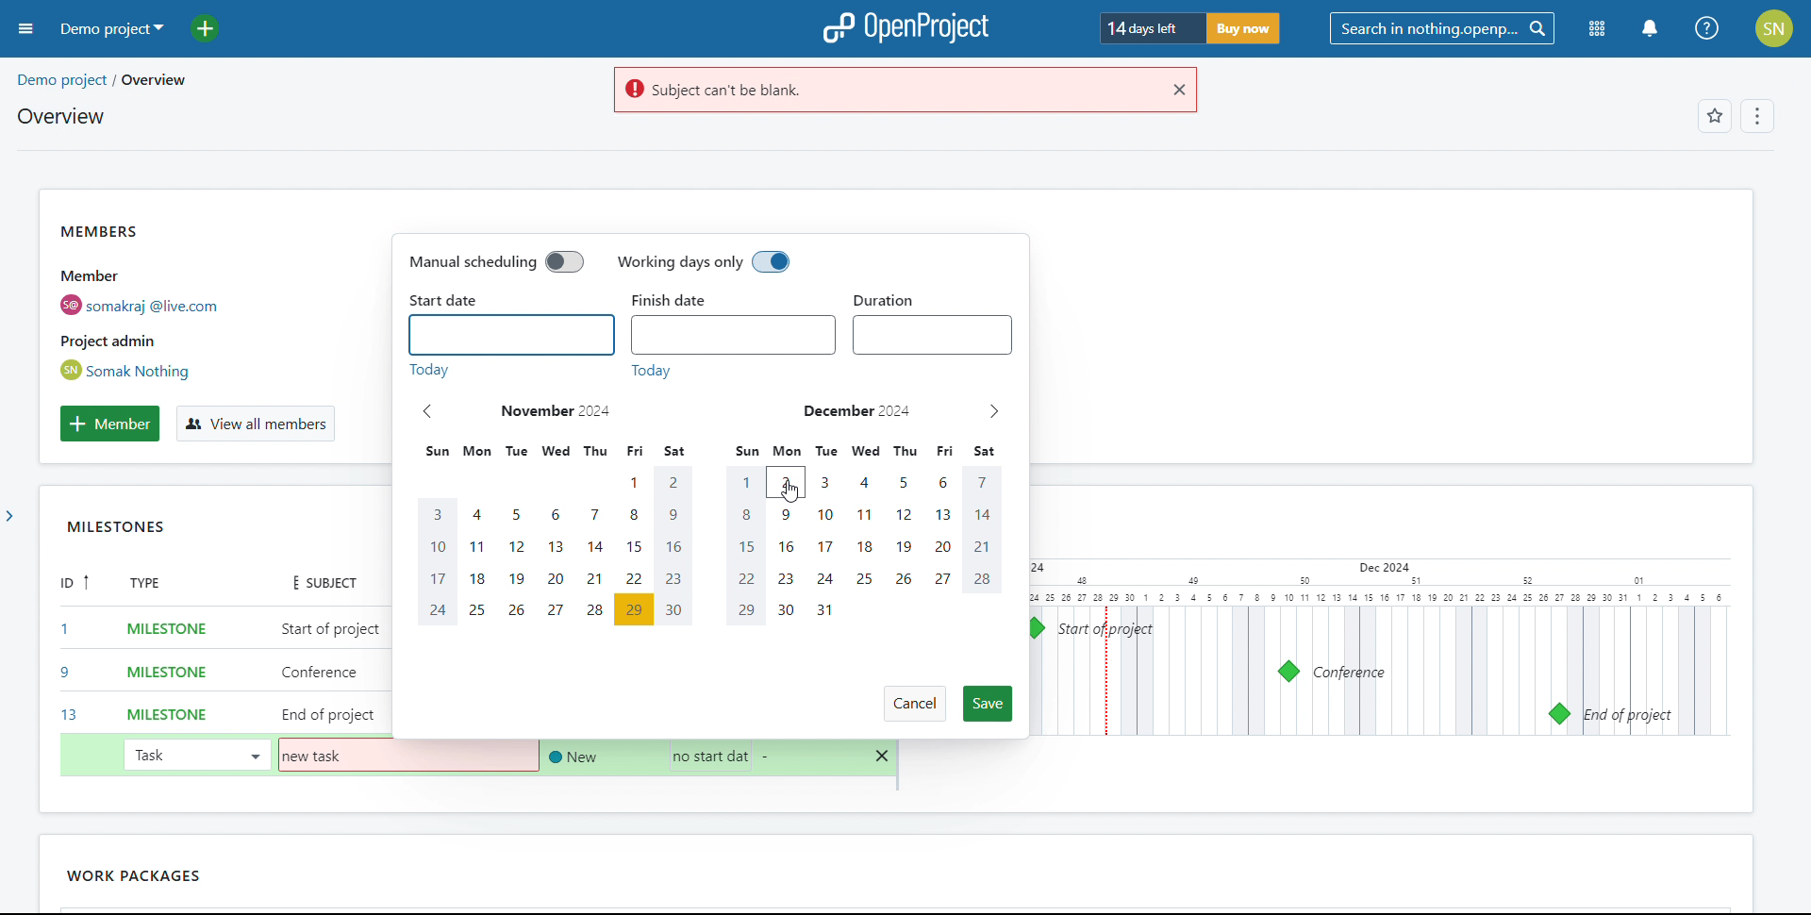 This screenshot has height=915, width=1811. What do you see at coordinates (109, 28) in the screenshot?
I see `demo project` at bounding box center [109, 28].